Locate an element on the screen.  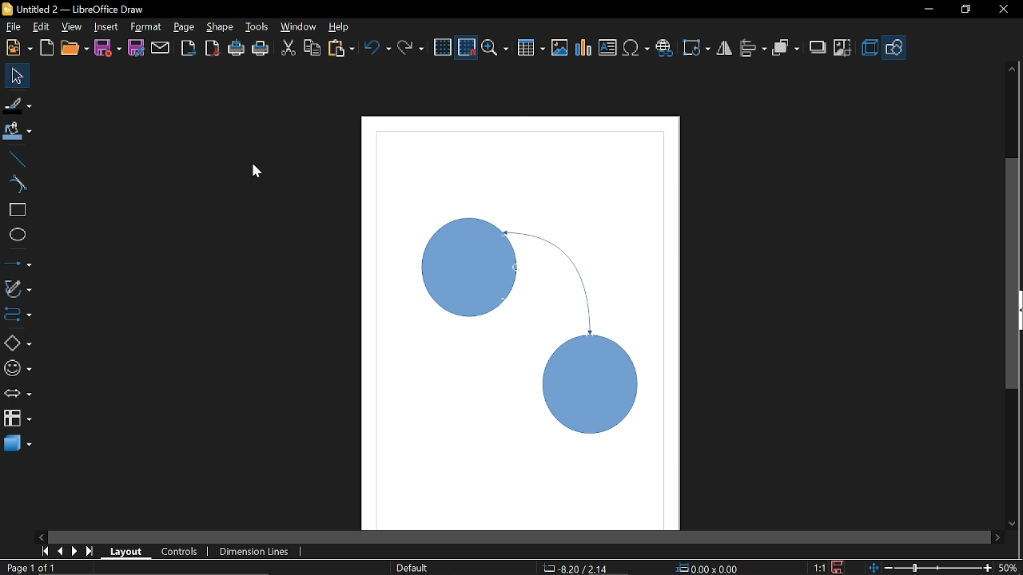
Save is located at coordinates (840, 566).